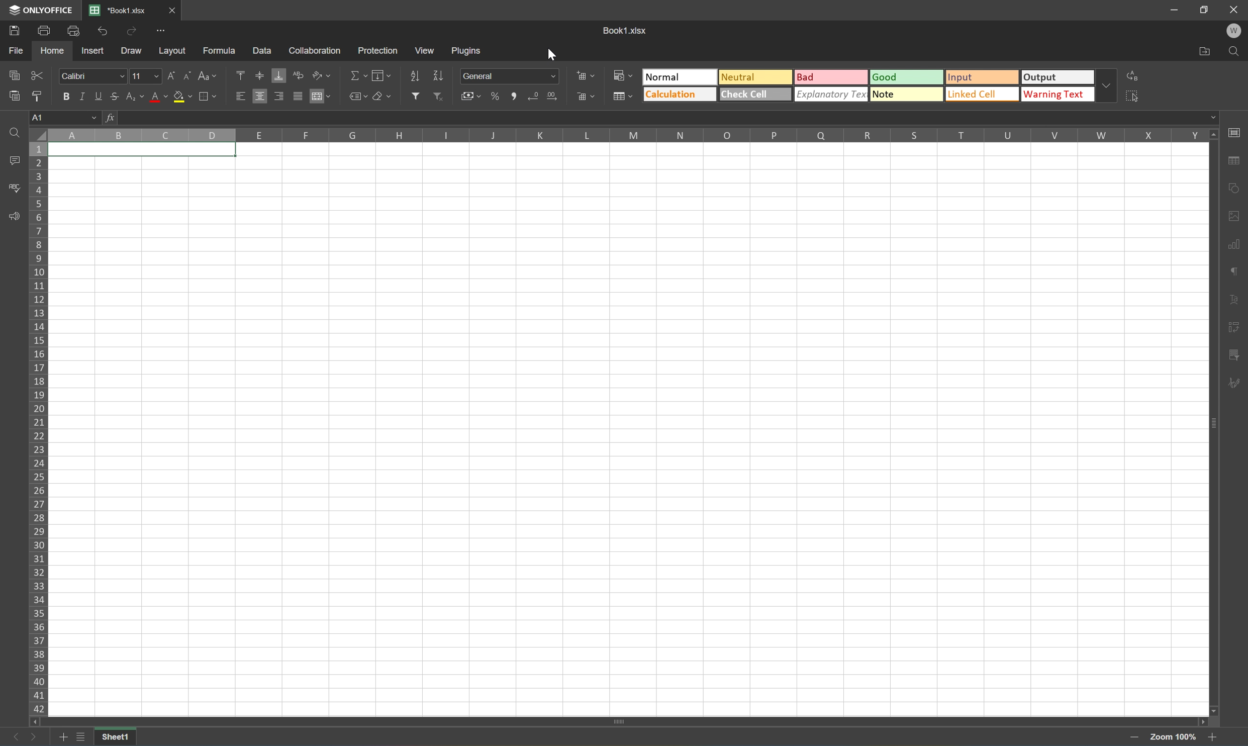 The height and width of the screenshot is (746, 1248). I want to click on Decrement font size, so click(188, 77).